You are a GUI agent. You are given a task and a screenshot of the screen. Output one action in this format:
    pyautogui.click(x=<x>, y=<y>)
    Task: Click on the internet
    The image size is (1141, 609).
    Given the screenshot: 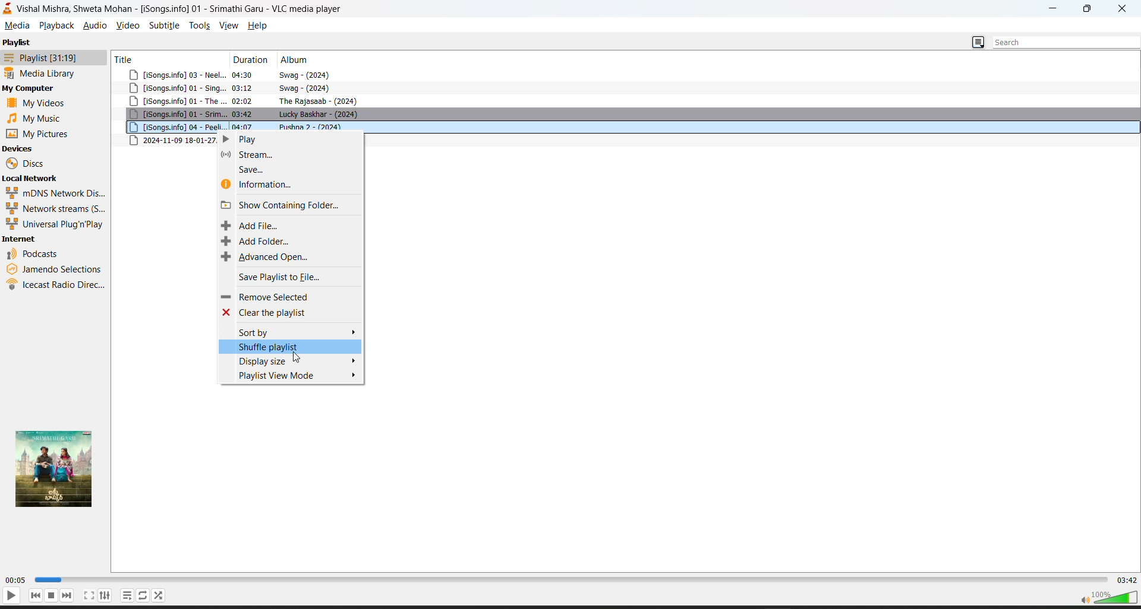 What is the action you would take?
    pyautogui.click(x=22, y=239)
    